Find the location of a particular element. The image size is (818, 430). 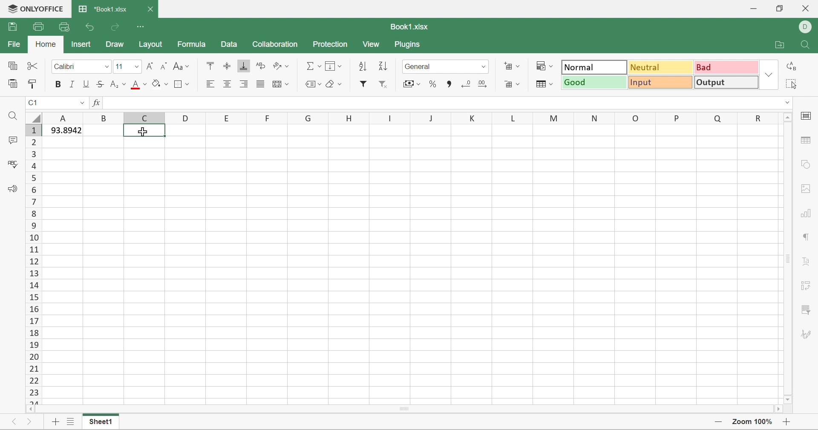

Increase decimal is located at coordinates (484, 82).